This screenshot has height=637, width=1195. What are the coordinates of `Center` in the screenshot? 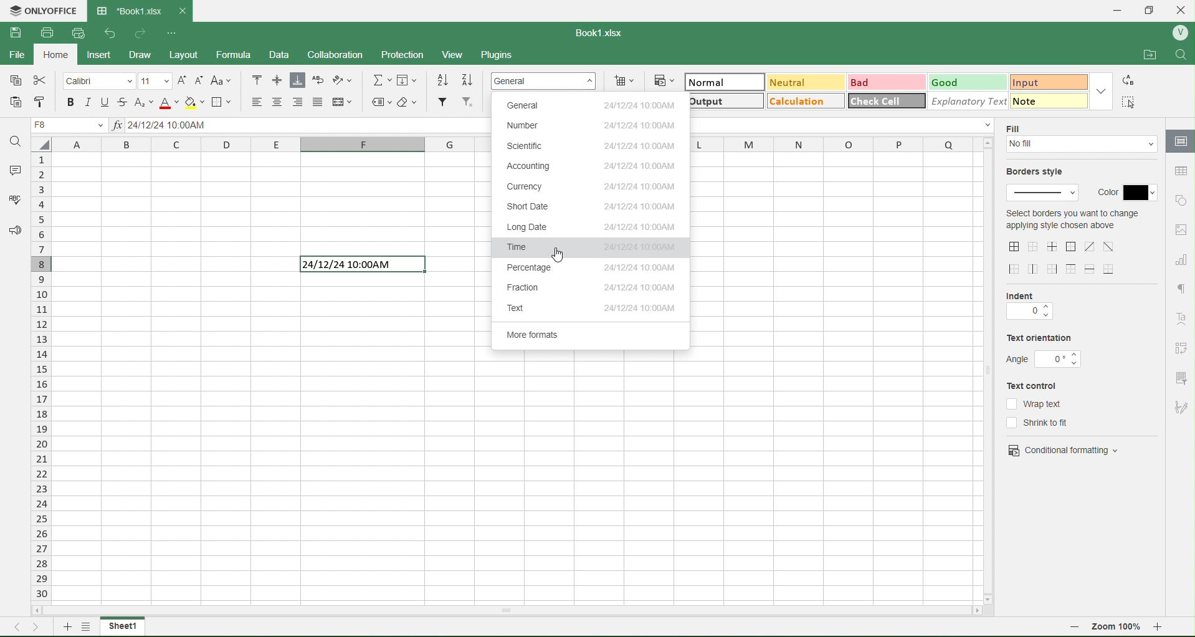 It's located at (278, 102).